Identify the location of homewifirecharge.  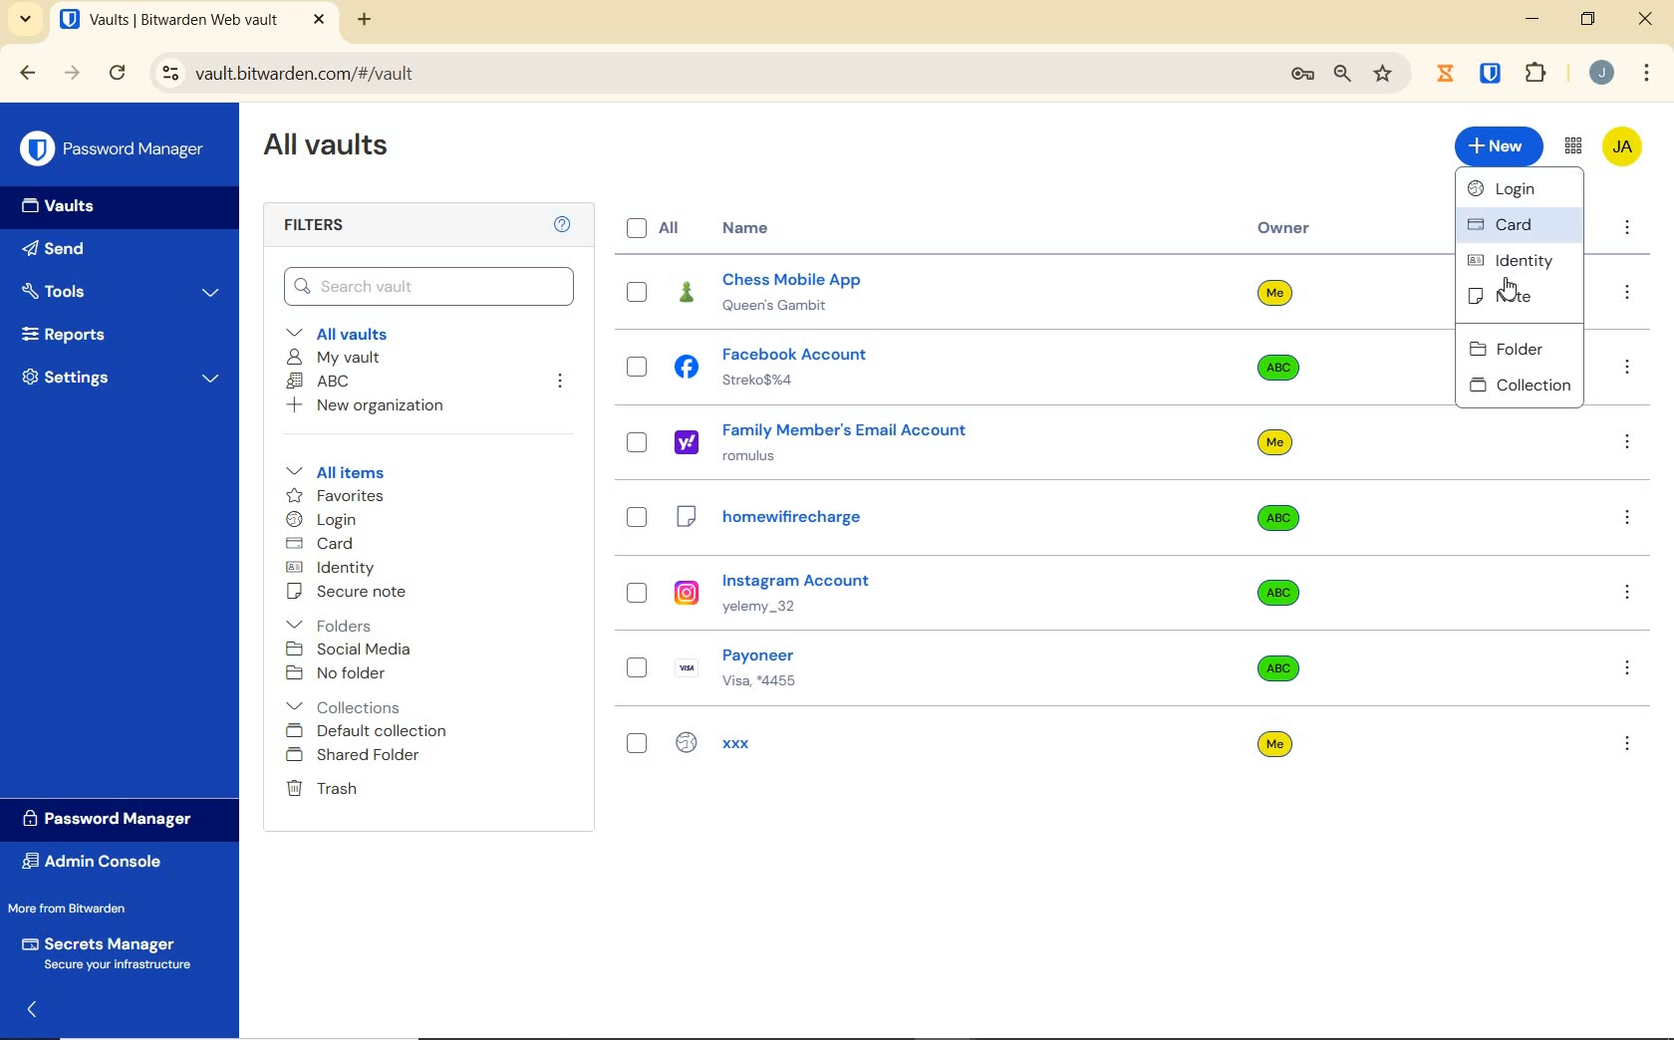
(828, 519).